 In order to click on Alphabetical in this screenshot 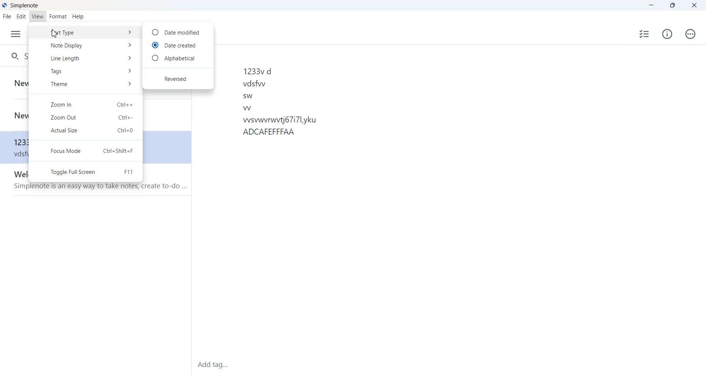, I will do `click(178, 58)`.